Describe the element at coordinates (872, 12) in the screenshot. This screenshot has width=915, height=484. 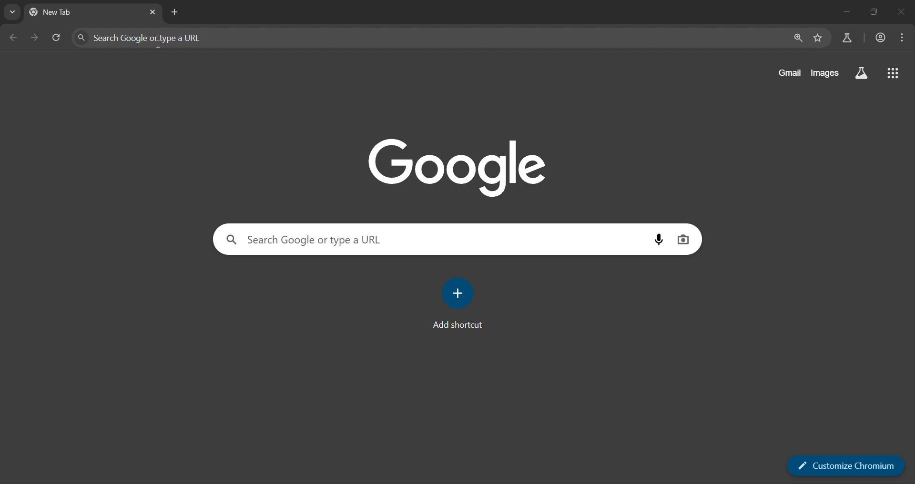
I see `restore down` at that location.